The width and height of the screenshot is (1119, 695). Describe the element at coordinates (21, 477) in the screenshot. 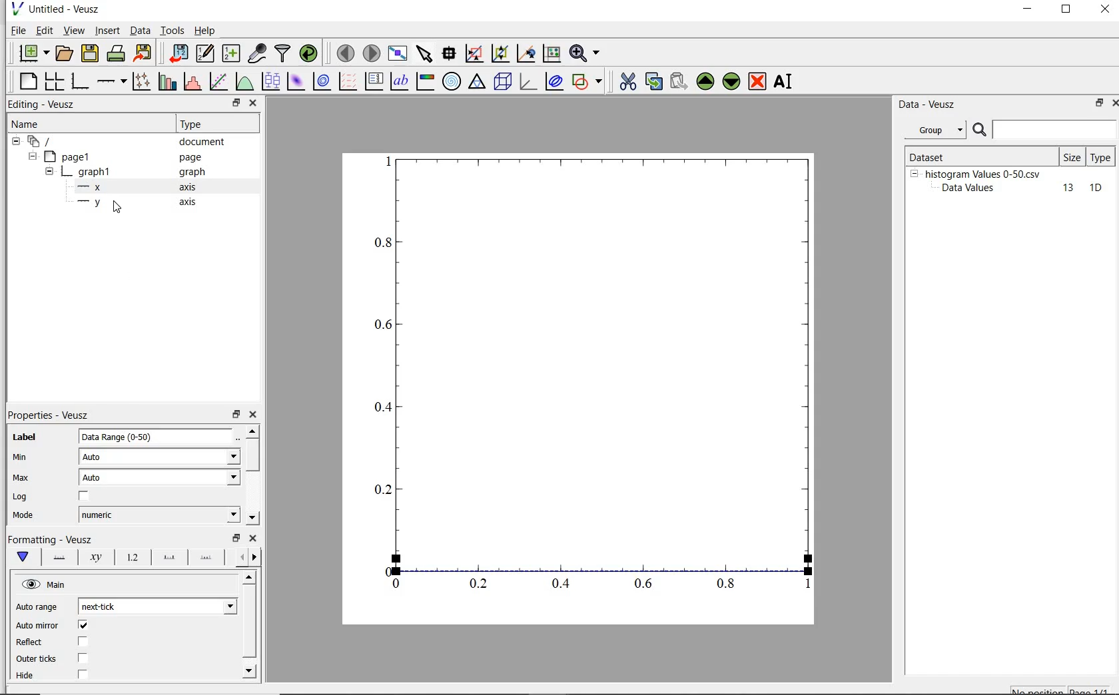

I see `Max` at that location.